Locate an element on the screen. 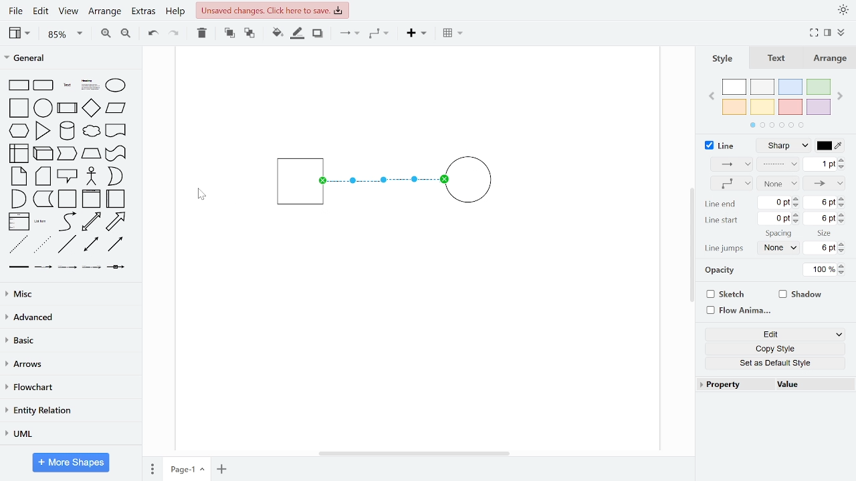  horizontal container is located at coordinates (116, 198).